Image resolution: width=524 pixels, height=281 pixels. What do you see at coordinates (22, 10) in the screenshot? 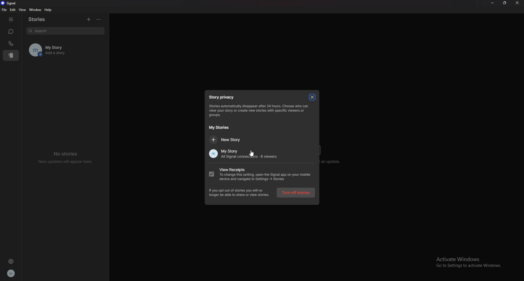
I see `view` at bounding box center [22, 10].